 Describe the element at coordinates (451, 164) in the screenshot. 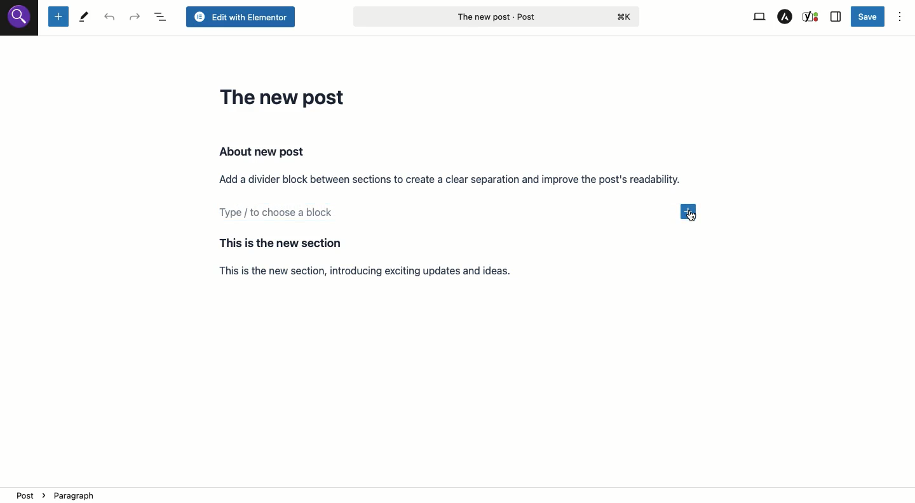

I see `Section 1` at that location.